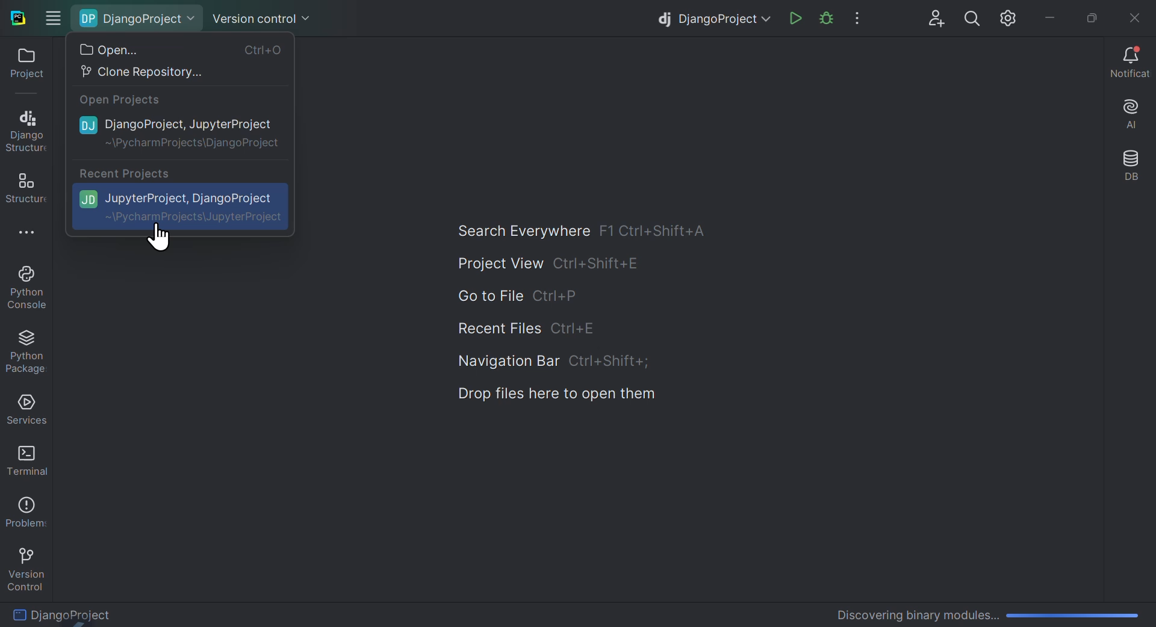  I want to click on Crusor, so click(156, 237).